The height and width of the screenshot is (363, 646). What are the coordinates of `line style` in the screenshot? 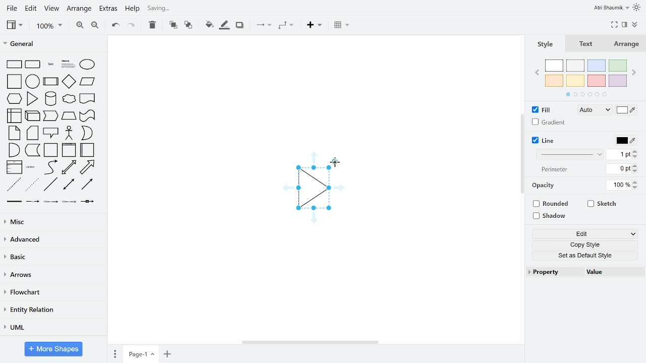 It's located at (570, 155).